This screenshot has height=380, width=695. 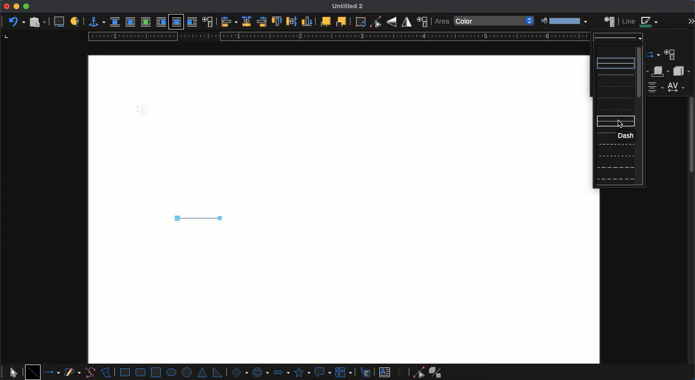 I want to click on text wrap, so click(x=207, y=21).